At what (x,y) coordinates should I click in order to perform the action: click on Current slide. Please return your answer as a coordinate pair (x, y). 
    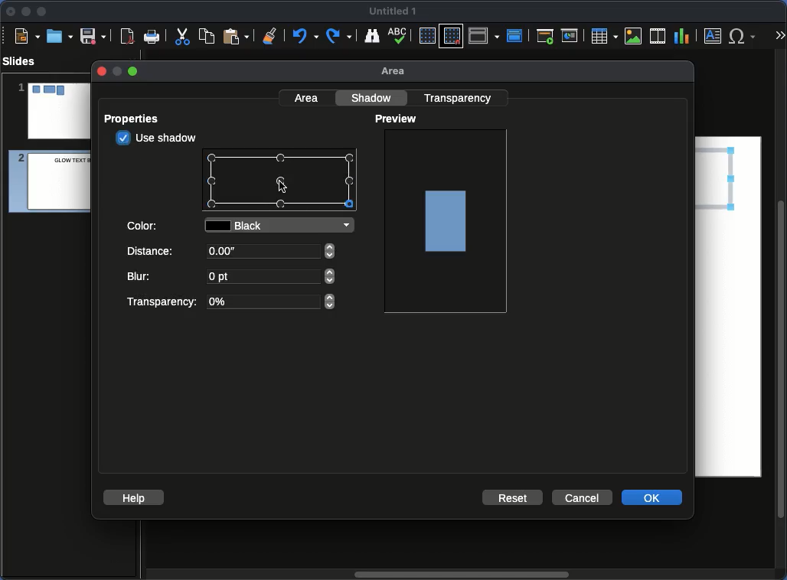
    Looking at the image, I should click on (572, 36).